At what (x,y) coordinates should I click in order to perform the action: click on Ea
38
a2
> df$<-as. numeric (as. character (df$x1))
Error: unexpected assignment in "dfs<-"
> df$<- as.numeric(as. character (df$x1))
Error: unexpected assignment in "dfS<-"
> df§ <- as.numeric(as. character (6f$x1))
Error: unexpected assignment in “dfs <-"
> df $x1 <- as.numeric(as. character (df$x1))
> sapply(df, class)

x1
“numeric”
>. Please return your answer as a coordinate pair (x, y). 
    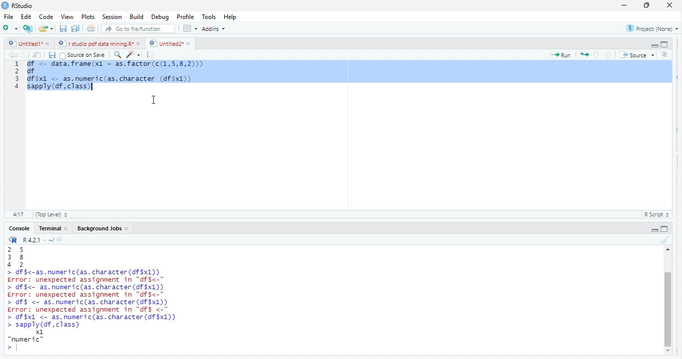
    Looking at the image, I should click on (116, 300).